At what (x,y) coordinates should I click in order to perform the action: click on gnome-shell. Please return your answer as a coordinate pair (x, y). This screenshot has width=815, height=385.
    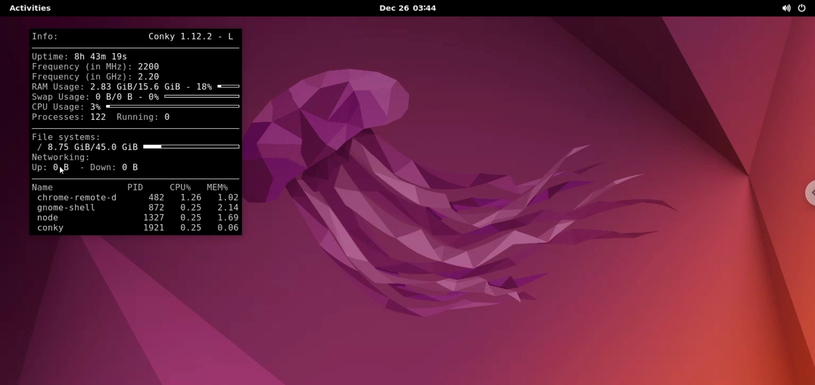
    Looking at the image, I should click on (74, 208).